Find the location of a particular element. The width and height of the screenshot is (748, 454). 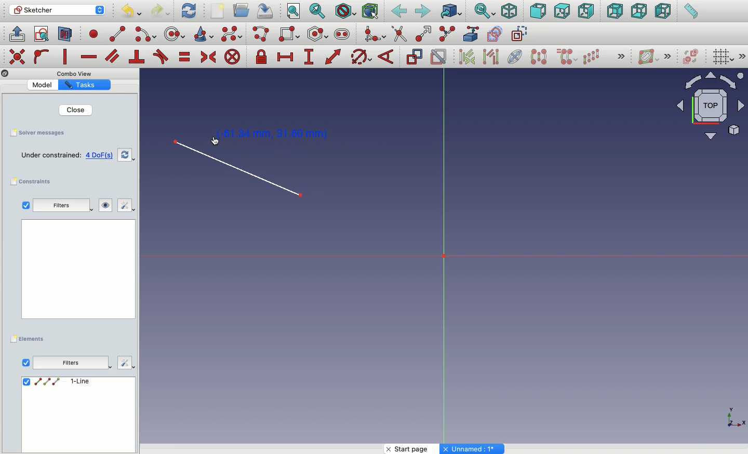

Axis is located at coordinates (444, 259).